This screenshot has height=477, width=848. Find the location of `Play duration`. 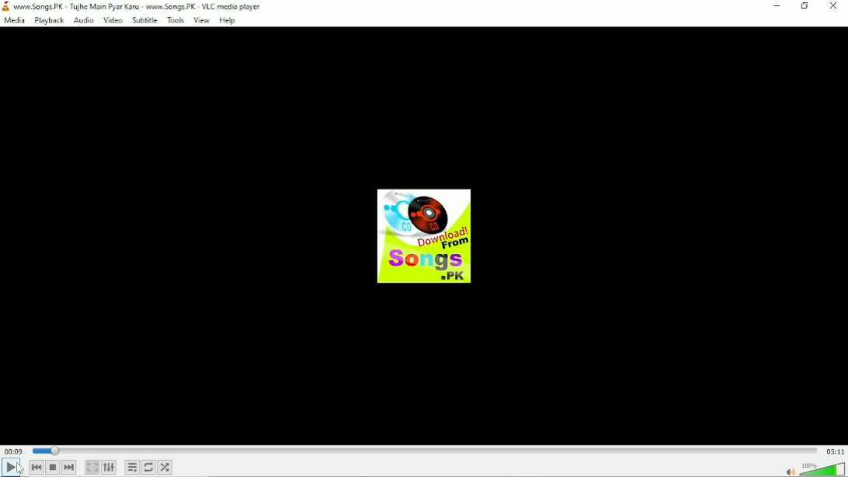

Play duration is located at coordinates (424, 451).